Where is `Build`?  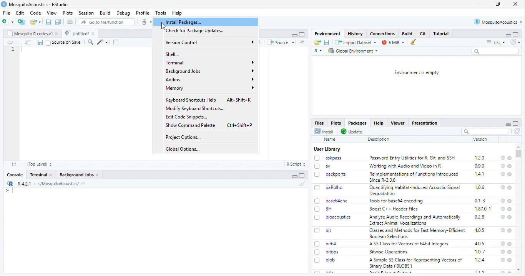
Build is located at coordinates (105, 13).